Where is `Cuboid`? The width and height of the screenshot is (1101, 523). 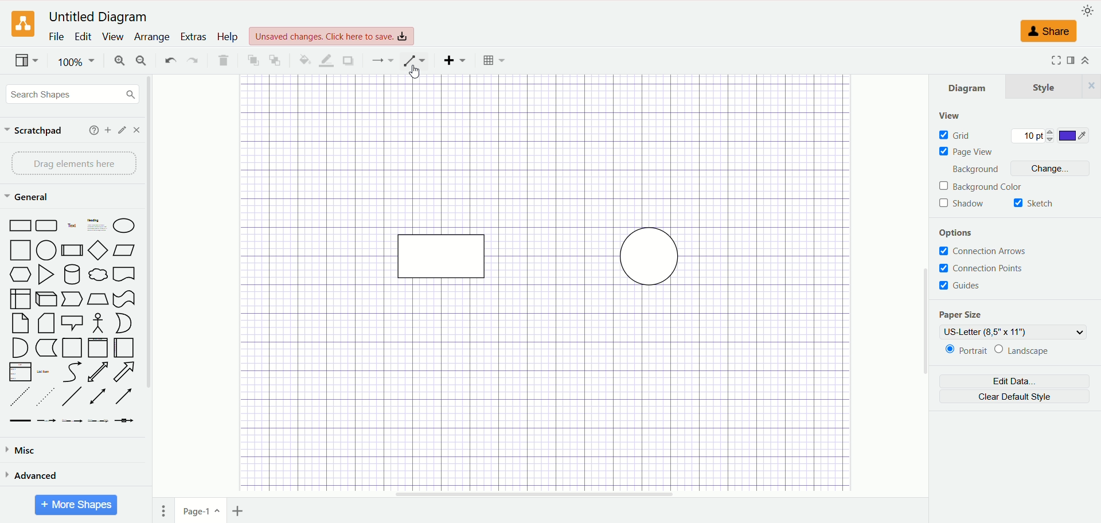 Cuboid is located at coordinates (48, 299).